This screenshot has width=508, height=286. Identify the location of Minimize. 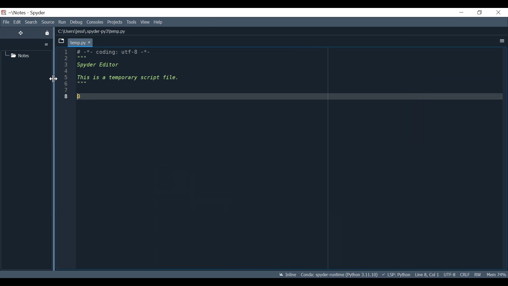
(461, 12).